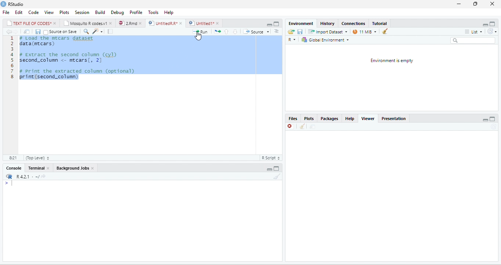  Describe the element at coordinates (86, 31) in the screenshot. I see `find/replace` at that location.